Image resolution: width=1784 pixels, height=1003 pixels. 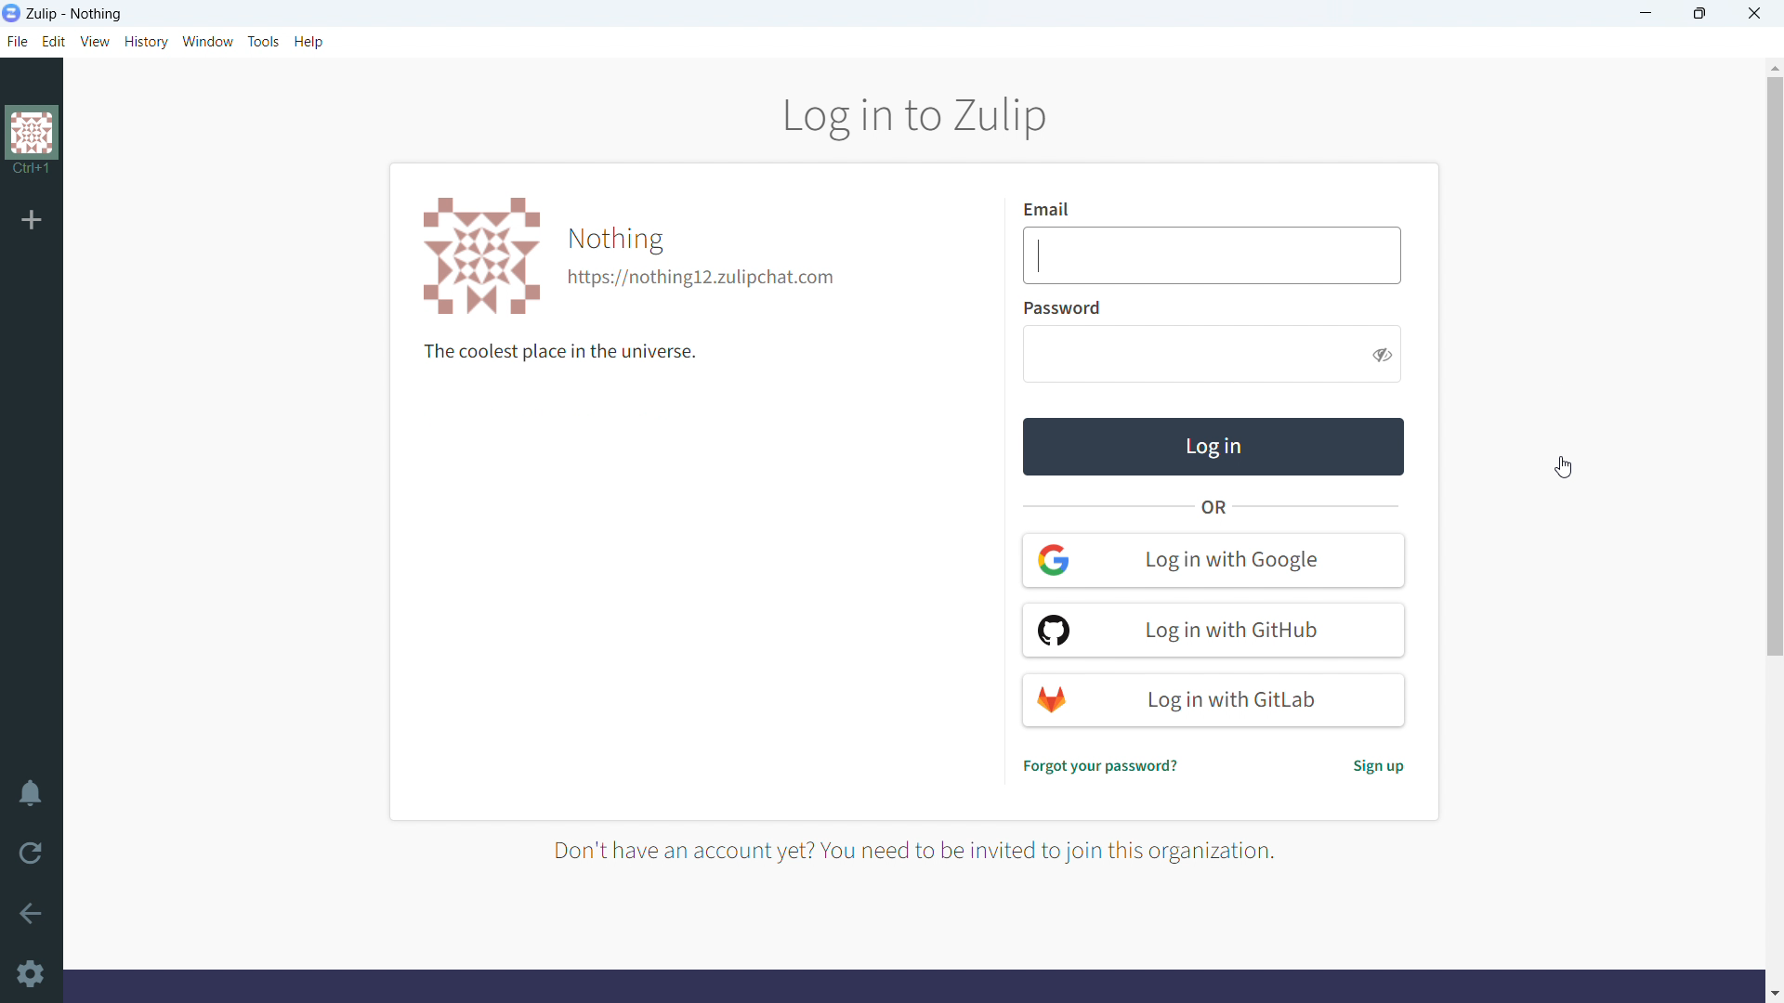 I want to click on close, so click(x=1755, y=14).